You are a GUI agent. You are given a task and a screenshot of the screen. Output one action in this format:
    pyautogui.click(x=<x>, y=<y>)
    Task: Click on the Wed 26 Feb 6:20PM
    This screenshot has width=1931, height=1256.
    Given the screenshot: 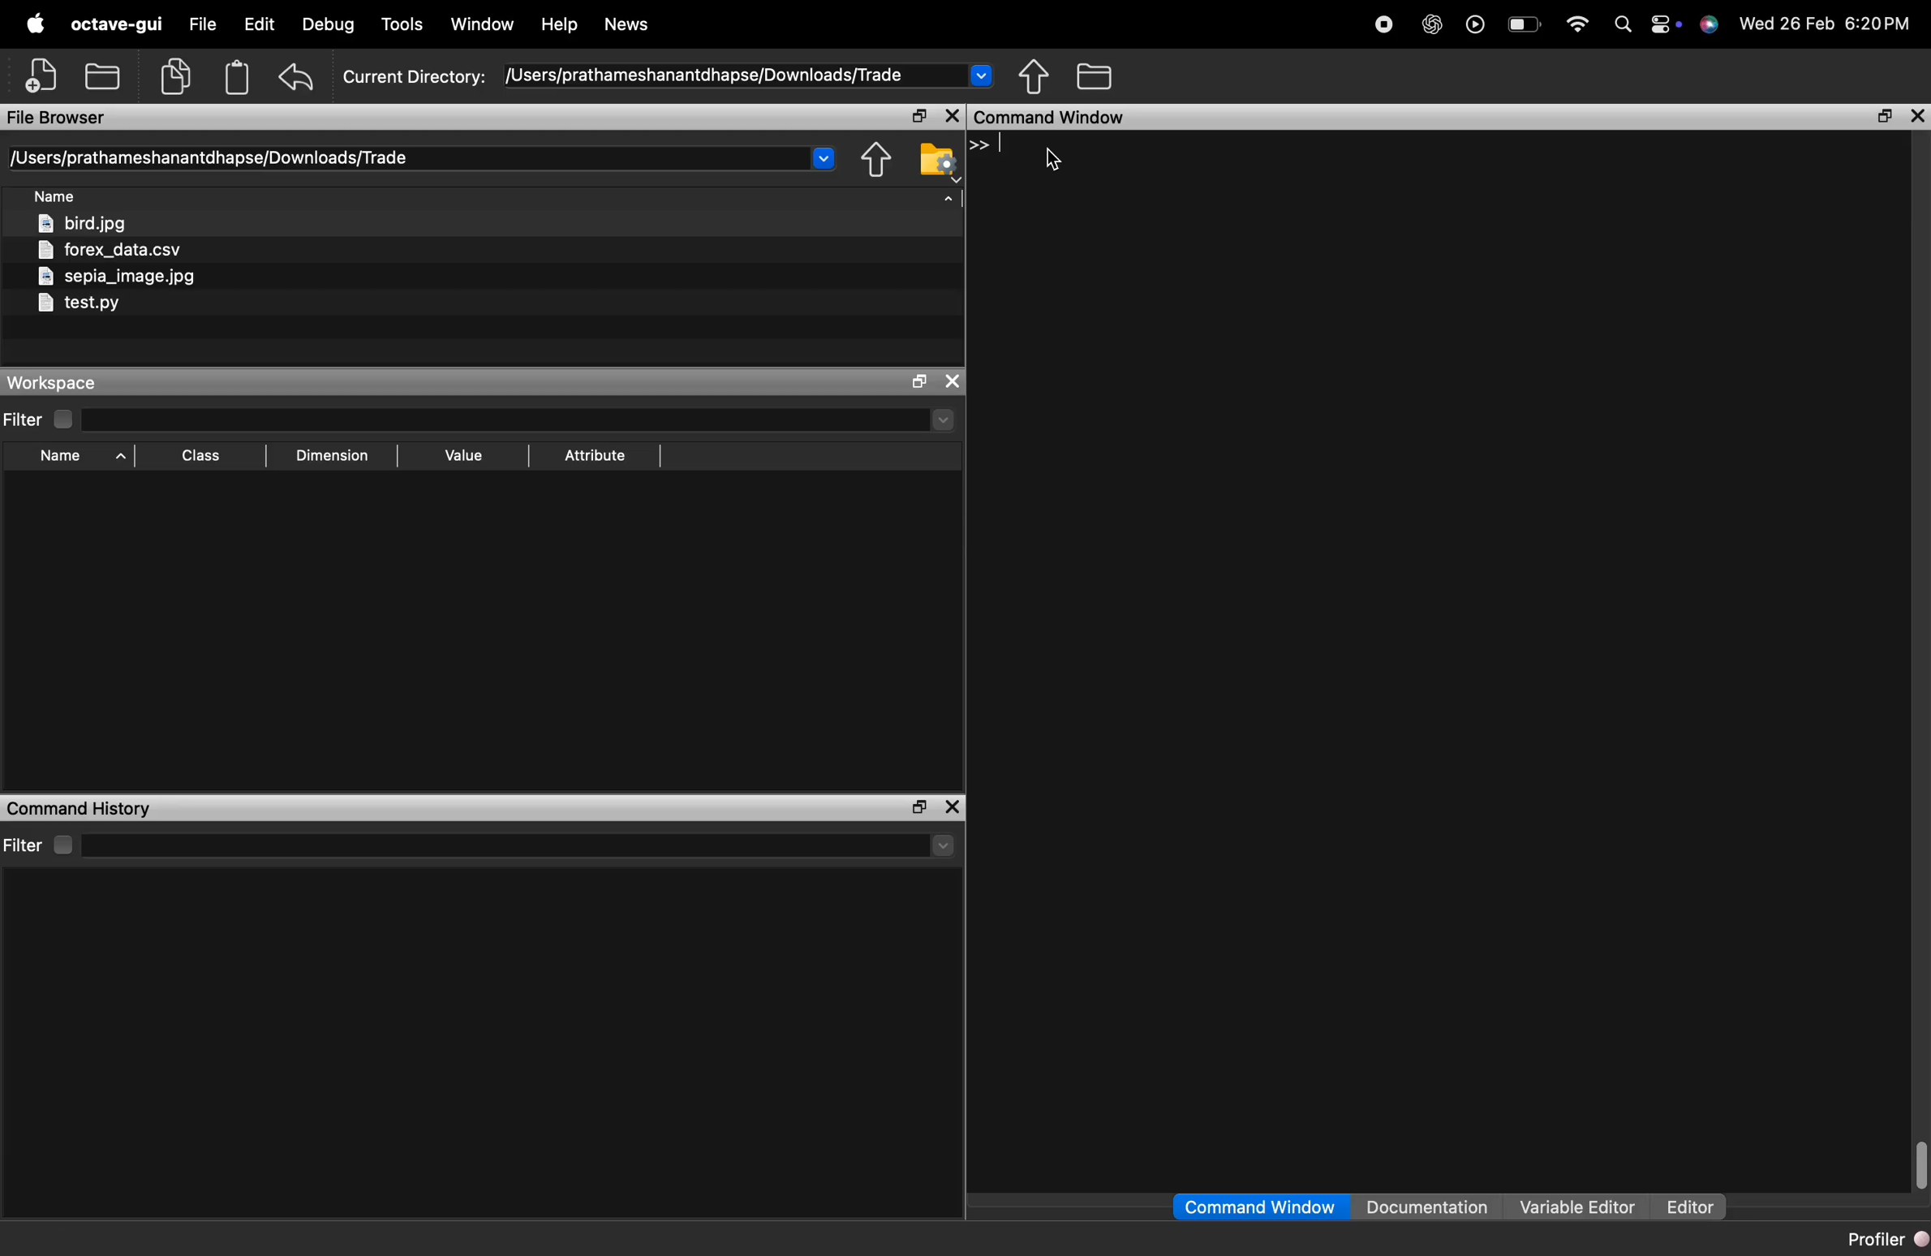 What is the action you would take?
    pyautogui.click(x=1828, y=22)
    